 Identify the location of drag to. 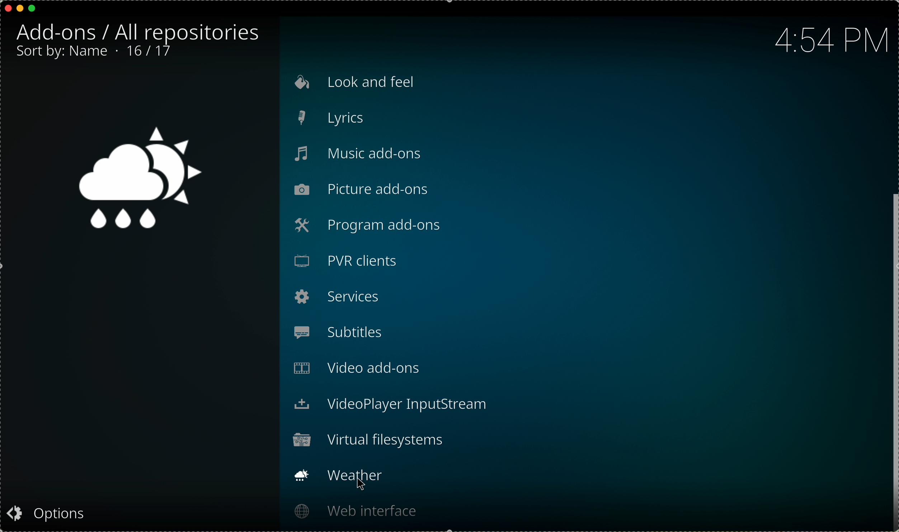
(893, 360).